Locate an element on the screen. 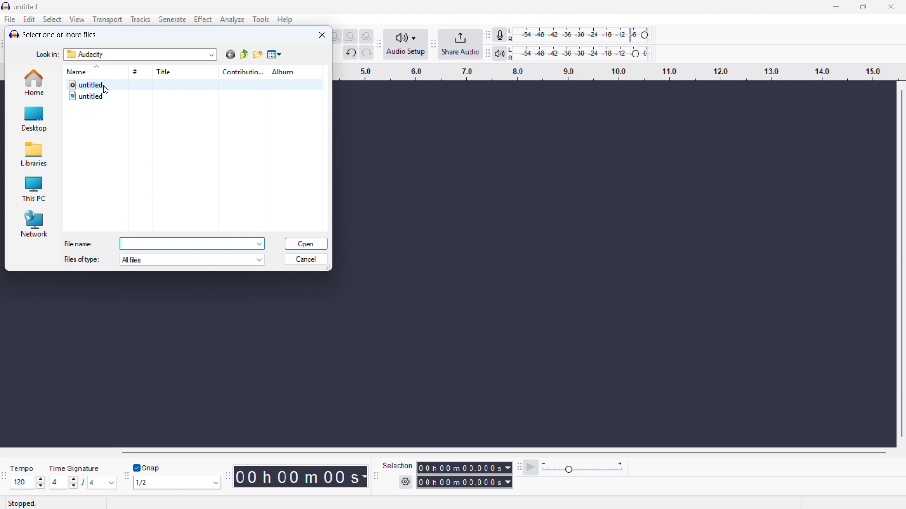  Toggle snap  is located at coordinates (147, 468).